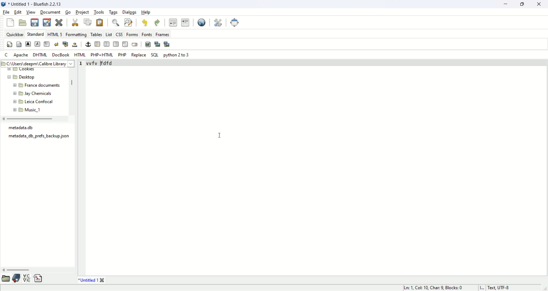  What do you see at coordinates (134, 45) in the screenshot?
I see `email` at bounding box center [134, 45].